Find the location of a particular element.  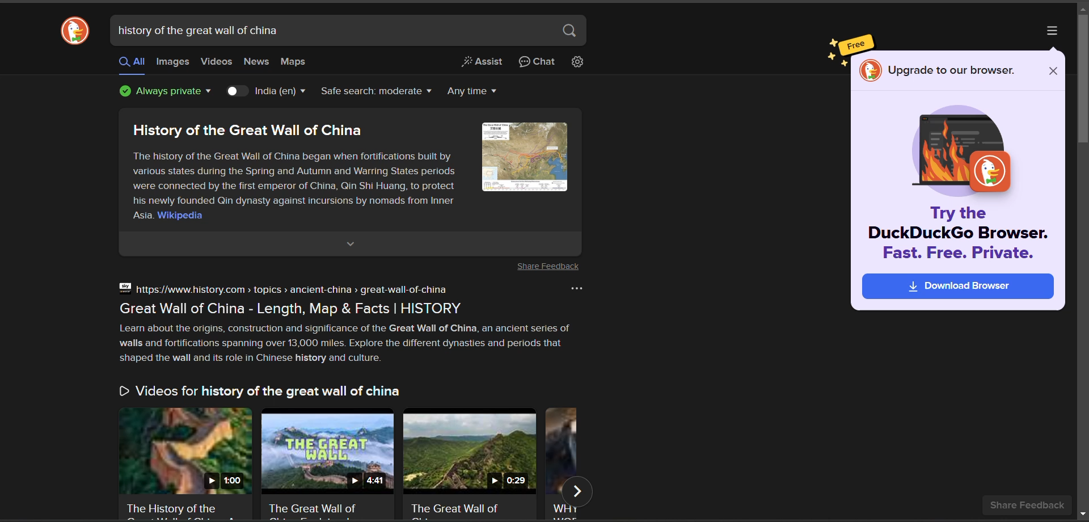

close is located at coordinates (1054, 71).